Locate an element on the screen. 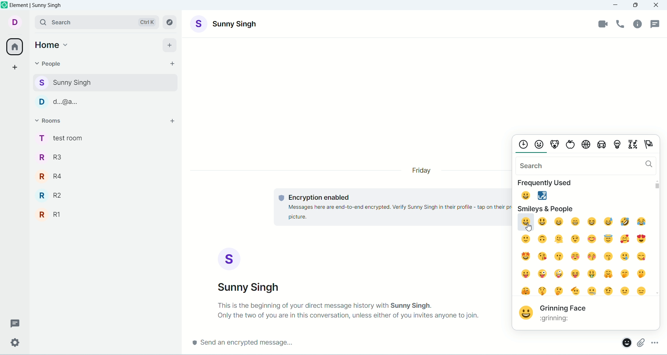 The width and height of the screenshot is (667, 355). frequently used is located at coordinates (549, 182).